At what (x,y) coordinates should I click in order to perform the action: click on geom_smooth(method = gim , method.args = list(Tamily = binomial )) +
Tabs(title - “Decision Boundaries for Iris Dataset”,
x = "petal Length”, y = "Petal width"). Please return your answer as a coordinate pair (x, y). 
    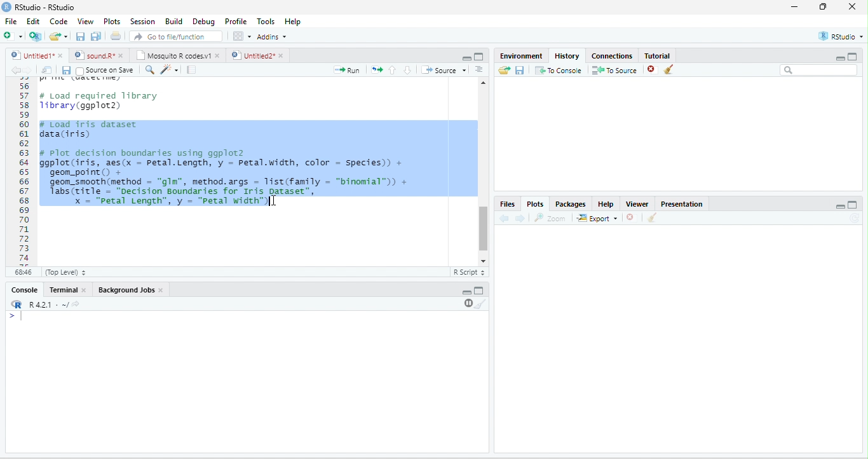
    Looking at the image, I should click on (234, 194).